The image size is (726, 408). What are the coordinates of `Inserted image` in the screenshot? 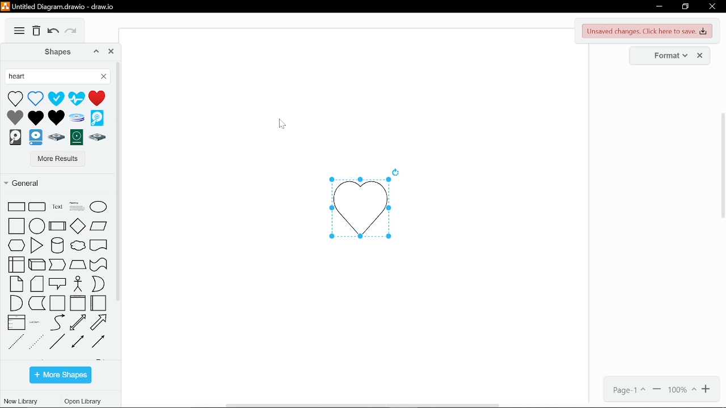 It's located at (355, 210).